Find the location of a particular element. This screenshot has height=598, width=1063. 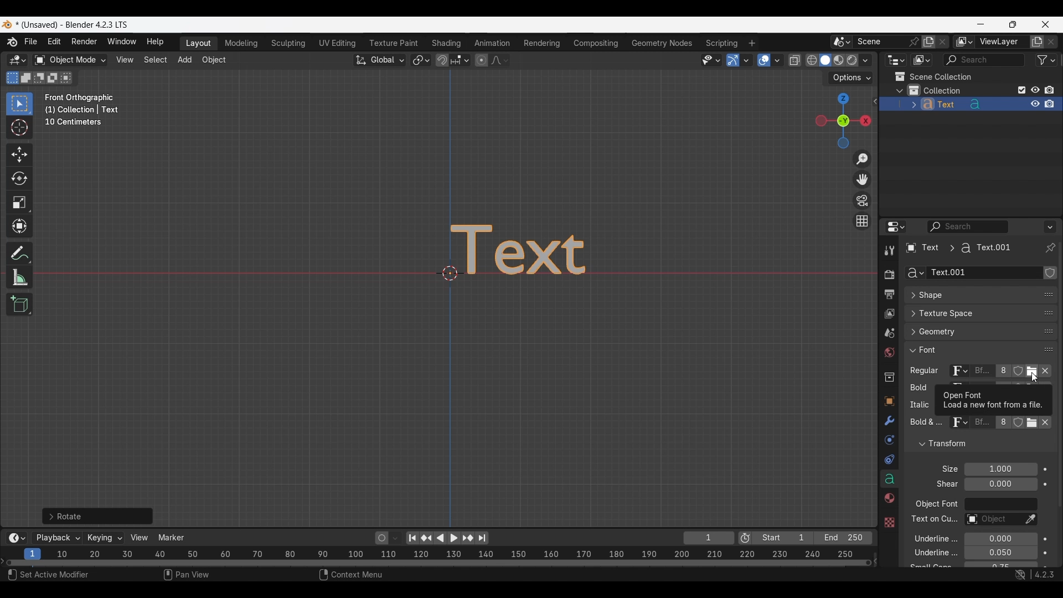

Keying is located at coordinates (104, 537).